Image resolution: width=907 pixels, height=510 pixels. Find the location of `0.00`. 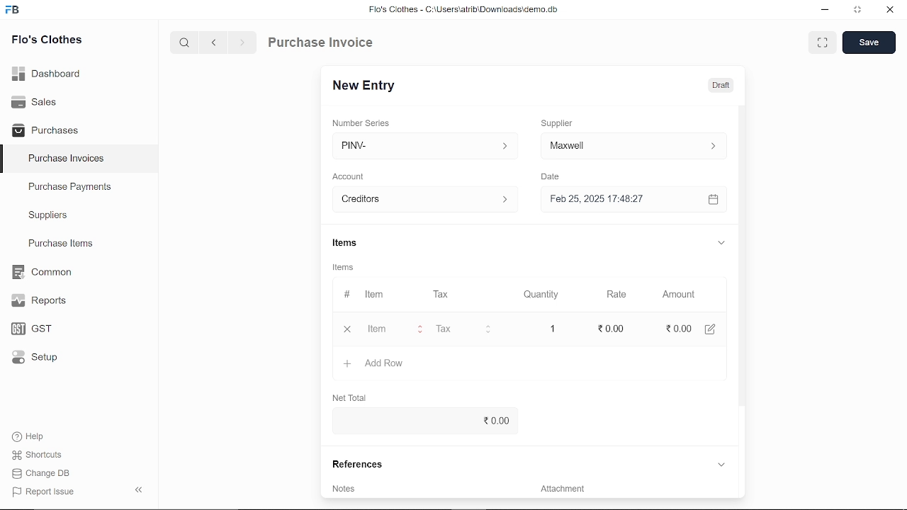

0.00 is located at coordinates (612, 329).